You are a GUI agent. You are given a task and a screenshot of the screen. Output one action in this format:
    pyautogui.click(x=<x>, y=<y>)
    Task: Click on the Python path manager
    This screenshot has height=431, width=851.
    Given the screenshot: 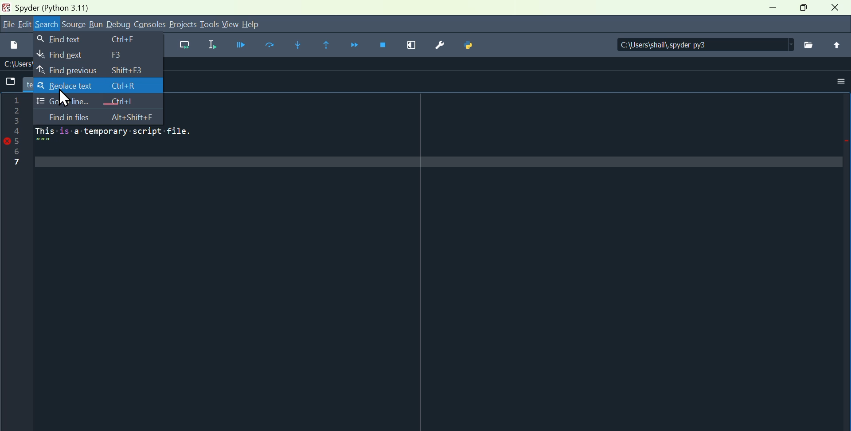 What is the action you would take?
    pyautogui.click(x=468, y=46)
    